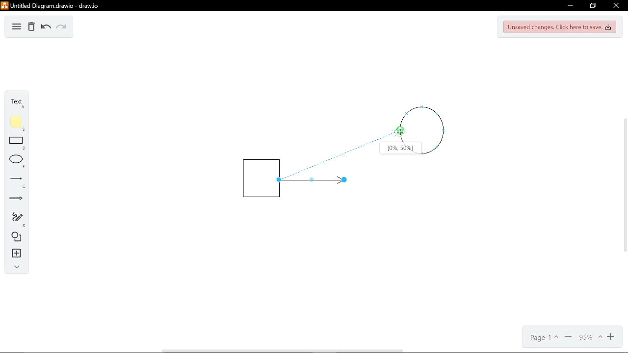  Describe the element at coordinates (560, 26) in the screenshot. I see `Save changes` at that location.